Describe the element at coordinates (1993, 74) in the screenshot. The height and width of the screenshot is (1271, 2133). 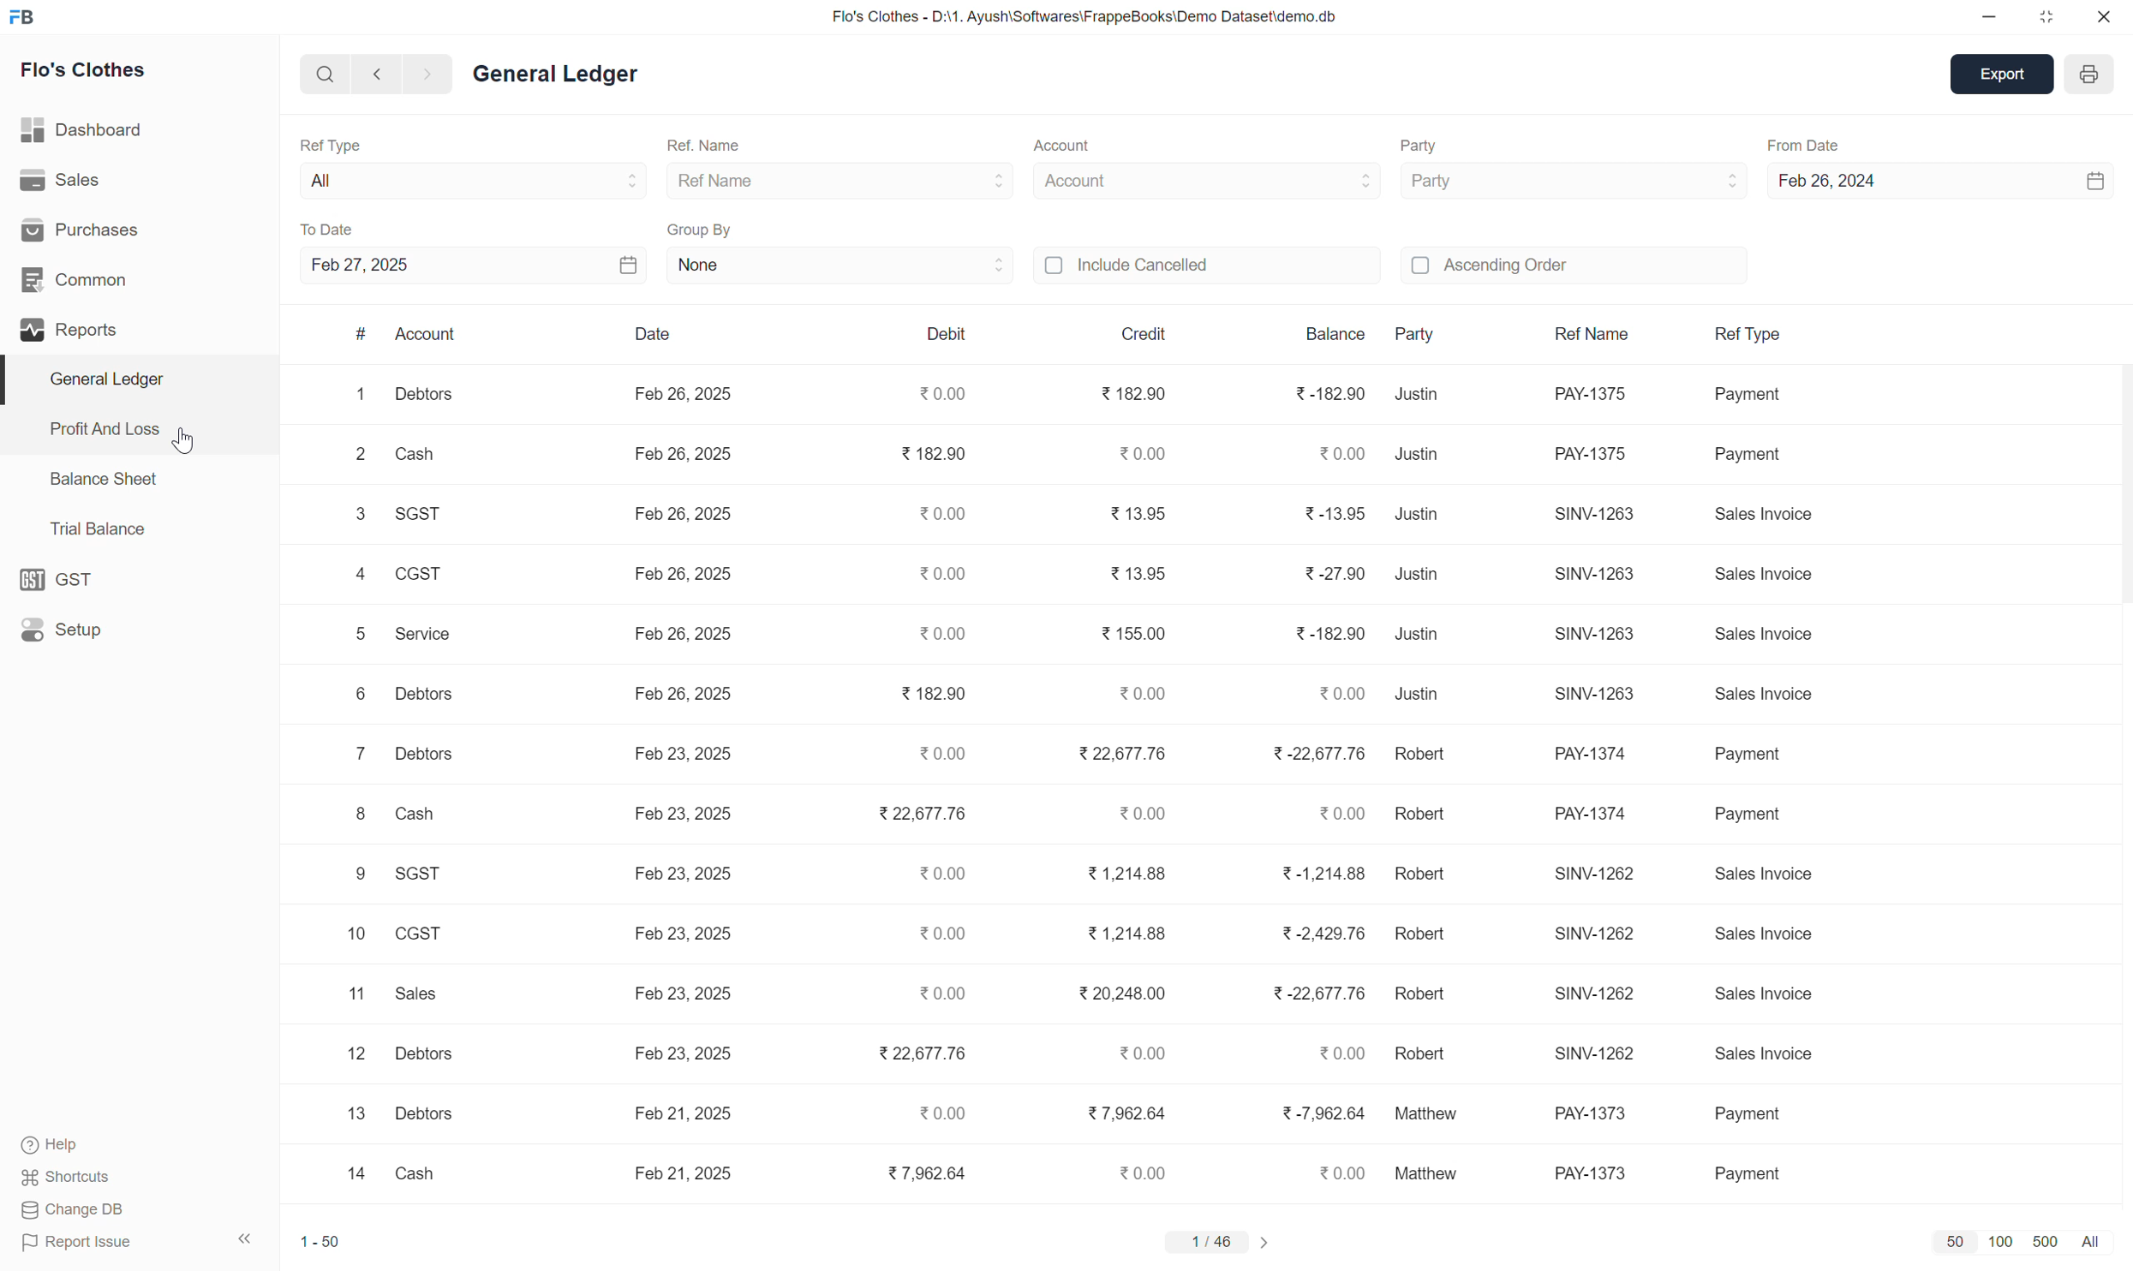
I see `Export` at that location.